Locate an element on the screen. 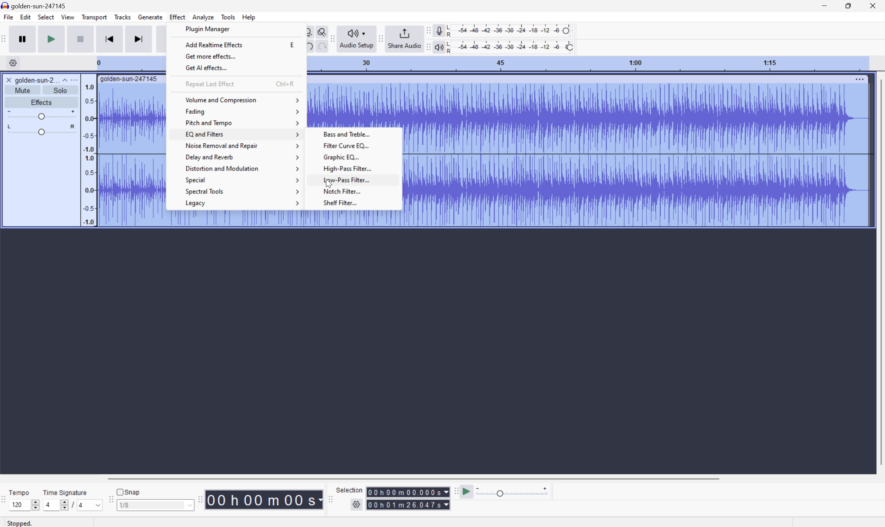  Playback meter is located at coordinates (439, 48).